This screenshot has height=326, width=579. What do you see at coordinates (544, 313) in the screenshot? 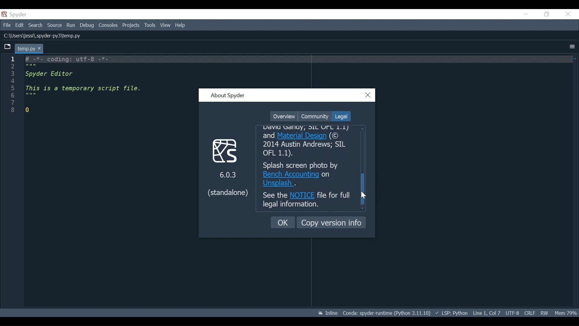
I see `RW` at bounding box center [544, 313].